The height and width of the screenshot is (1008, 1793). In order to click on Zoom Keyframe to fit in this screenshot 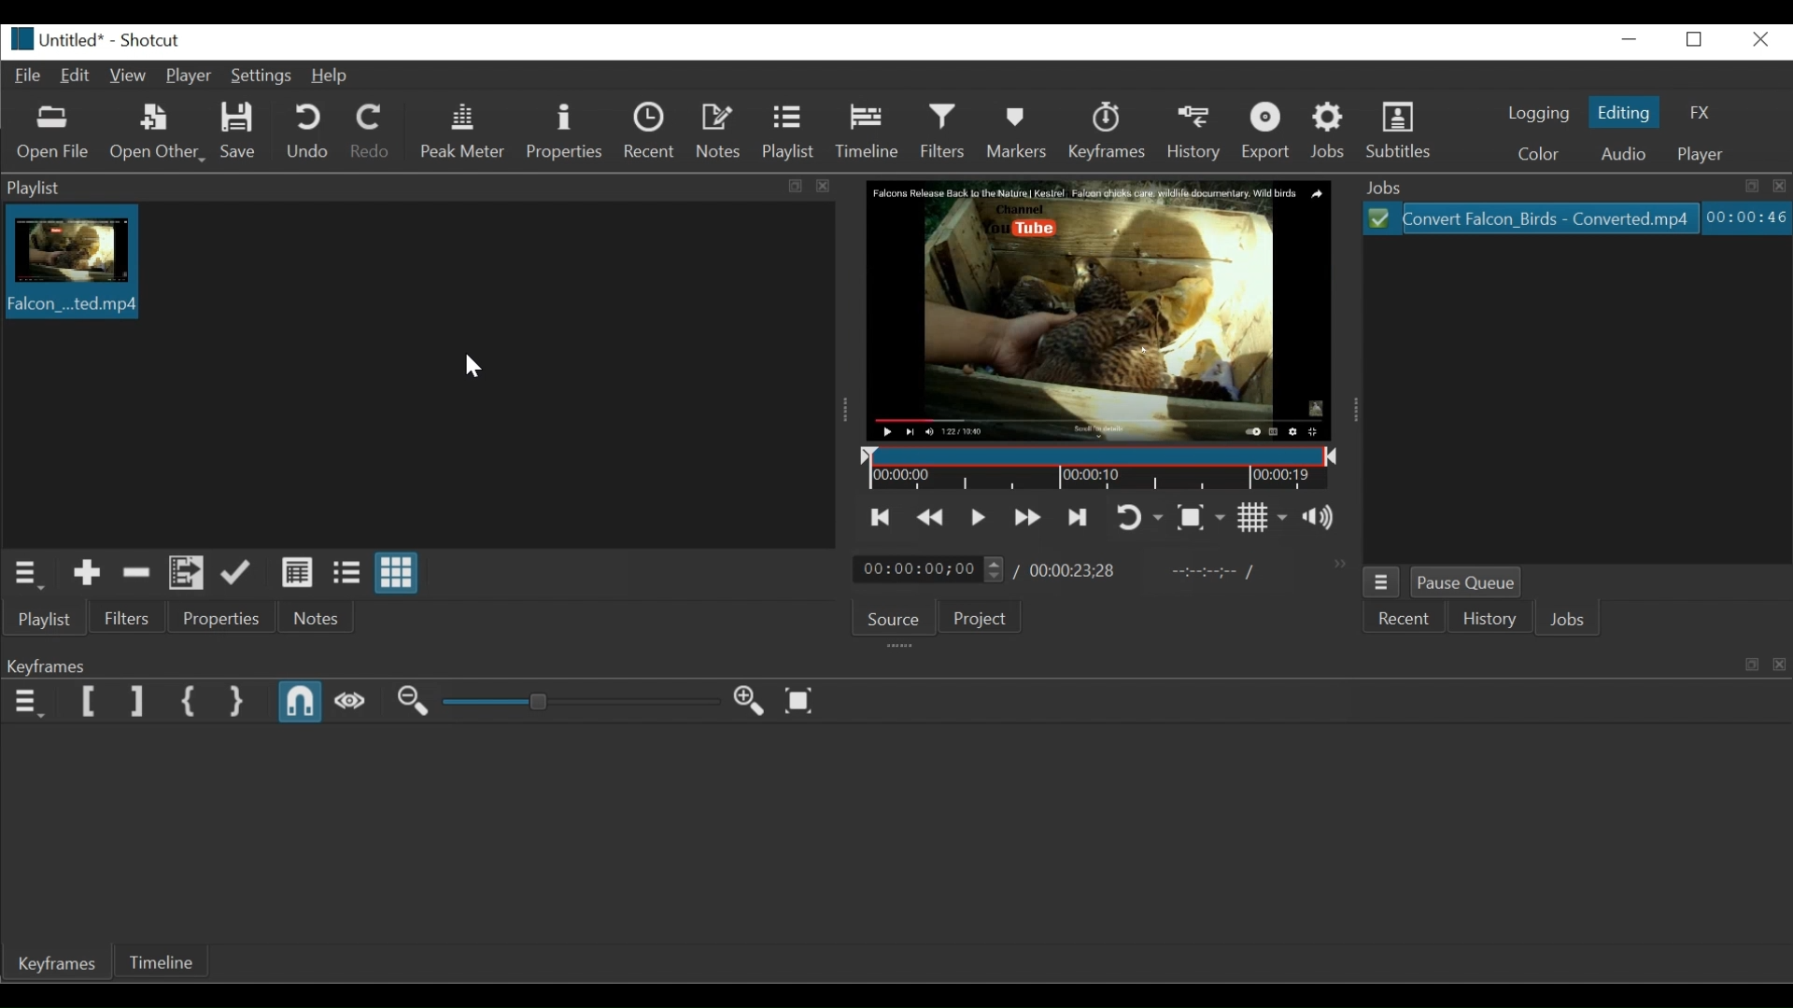, I will do `click(798, 701)`.